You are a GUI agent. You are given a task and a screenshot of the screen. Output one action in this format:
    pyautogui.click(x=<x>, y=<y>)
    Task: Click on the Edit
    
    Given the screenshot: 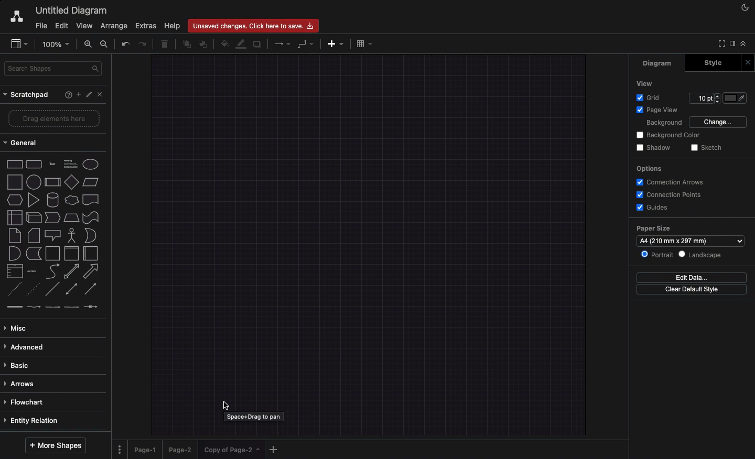 What is the action you would take?
    pyautogui.click(x=61, y=26)
    